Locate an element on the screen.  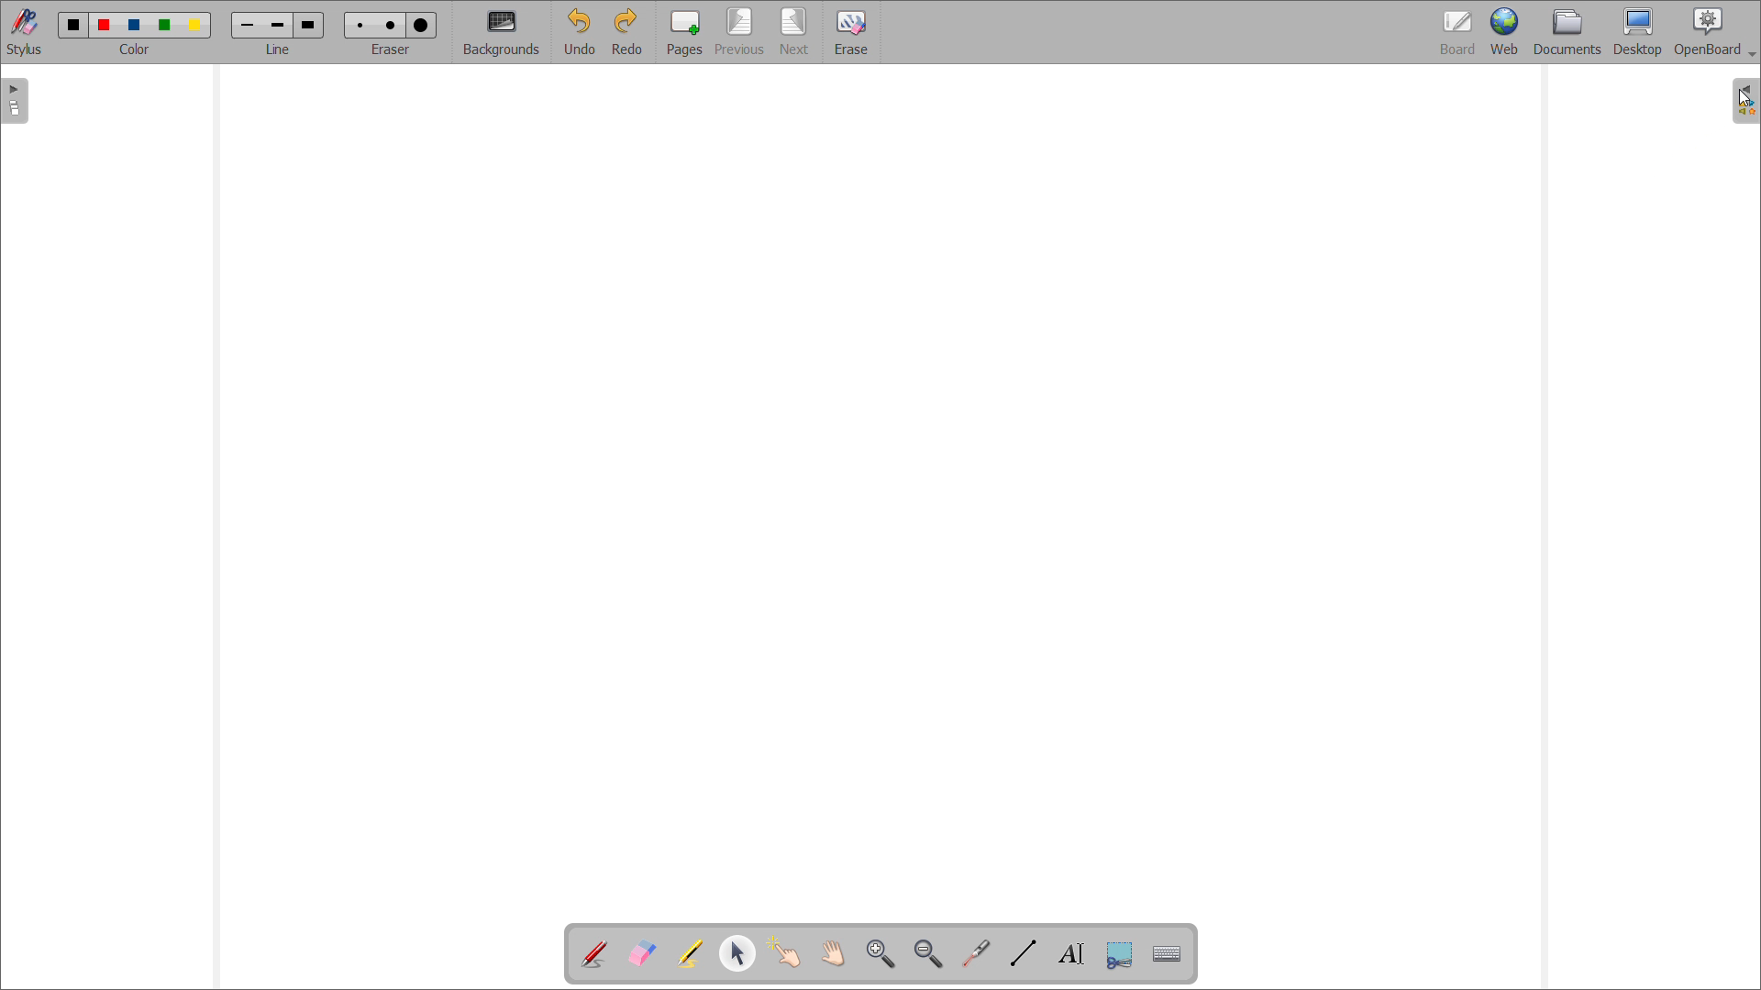
highlight is located at coordinates (691, 955).